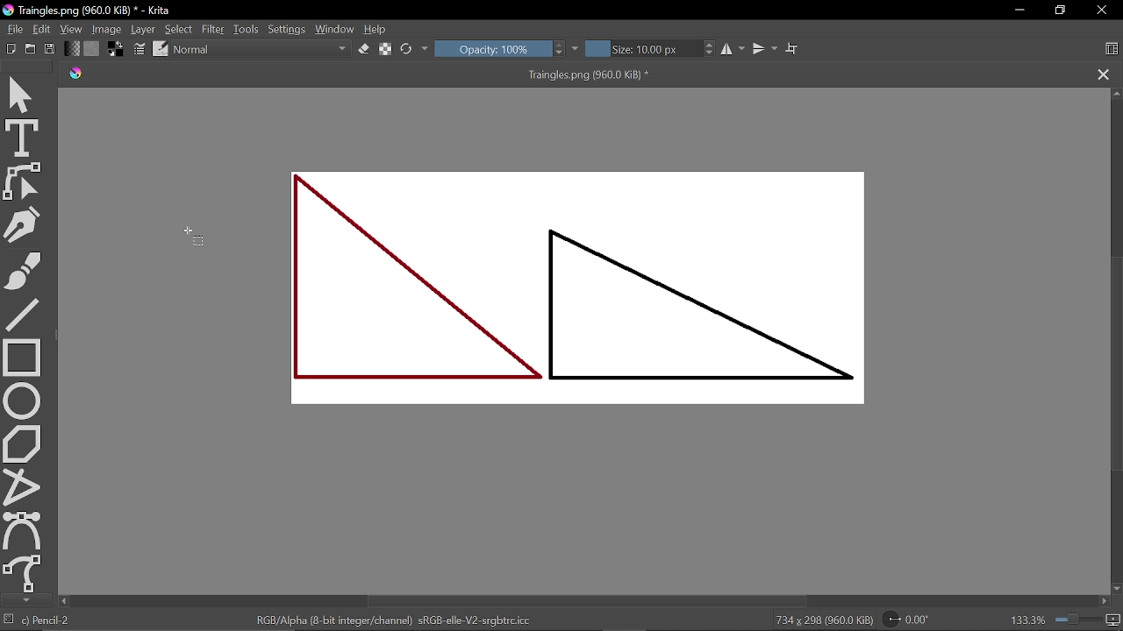  I want to click on 133.3%, so click(1066, 620).